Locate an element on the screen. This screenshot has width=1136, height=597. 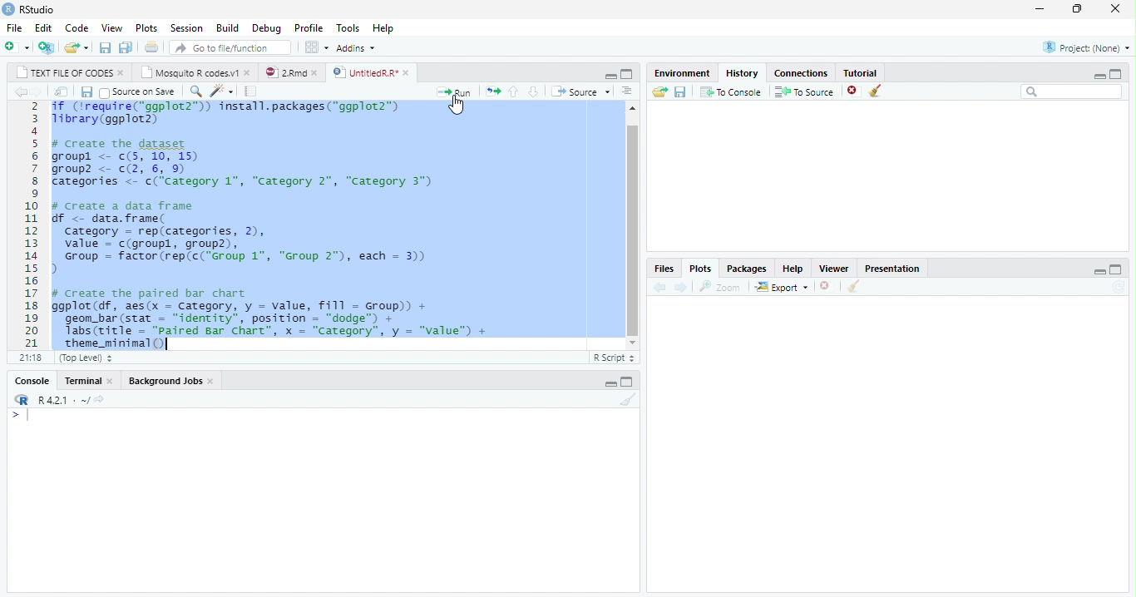
save history  is located at coordinates (679, 91).